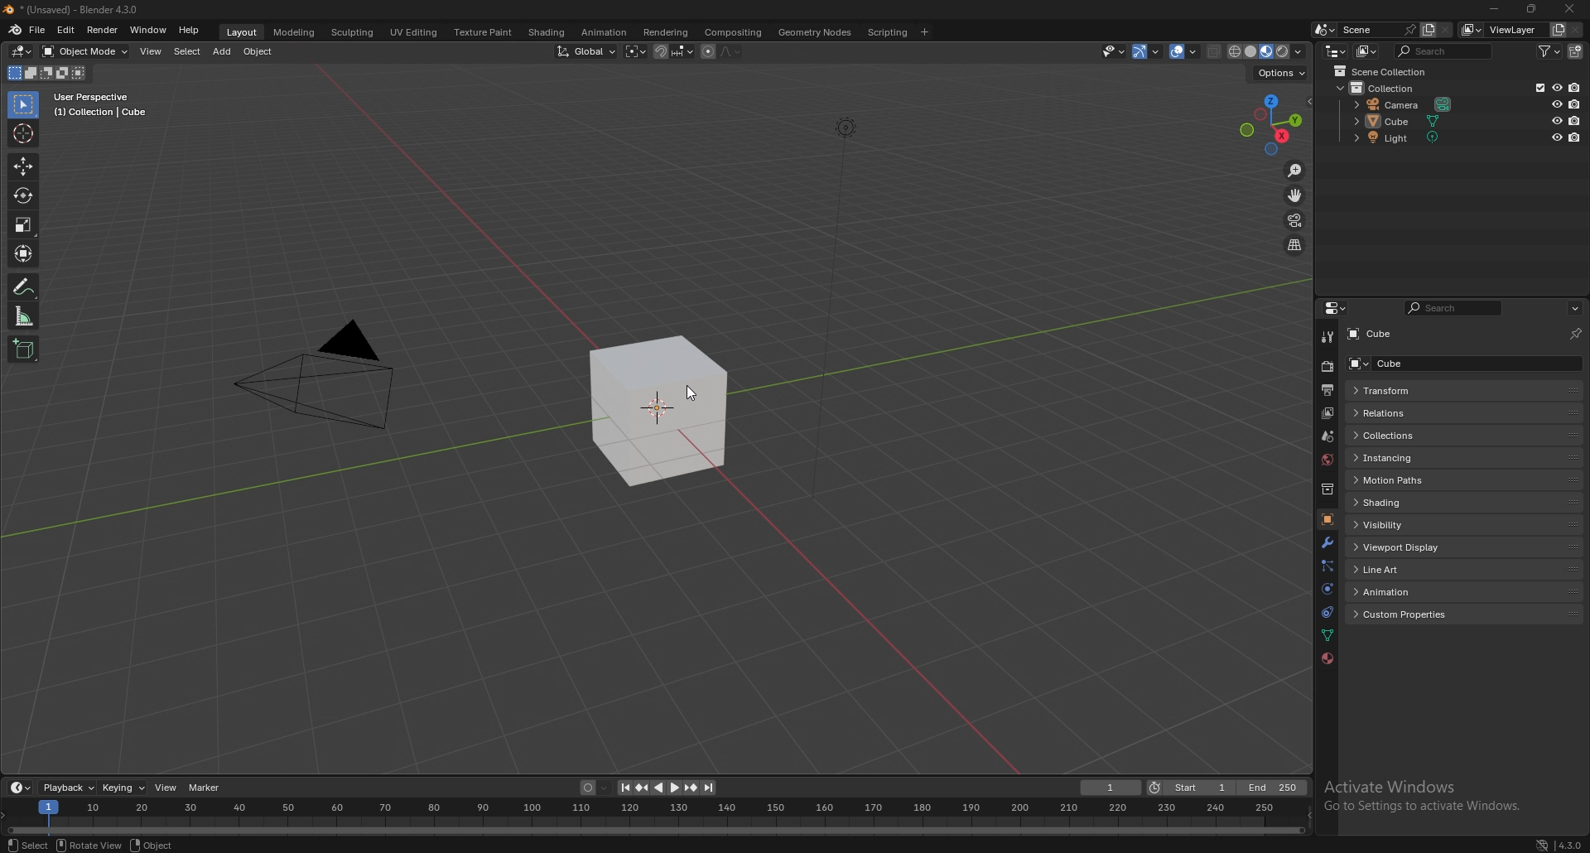  I want to click on camera view, so click(1295, 221).